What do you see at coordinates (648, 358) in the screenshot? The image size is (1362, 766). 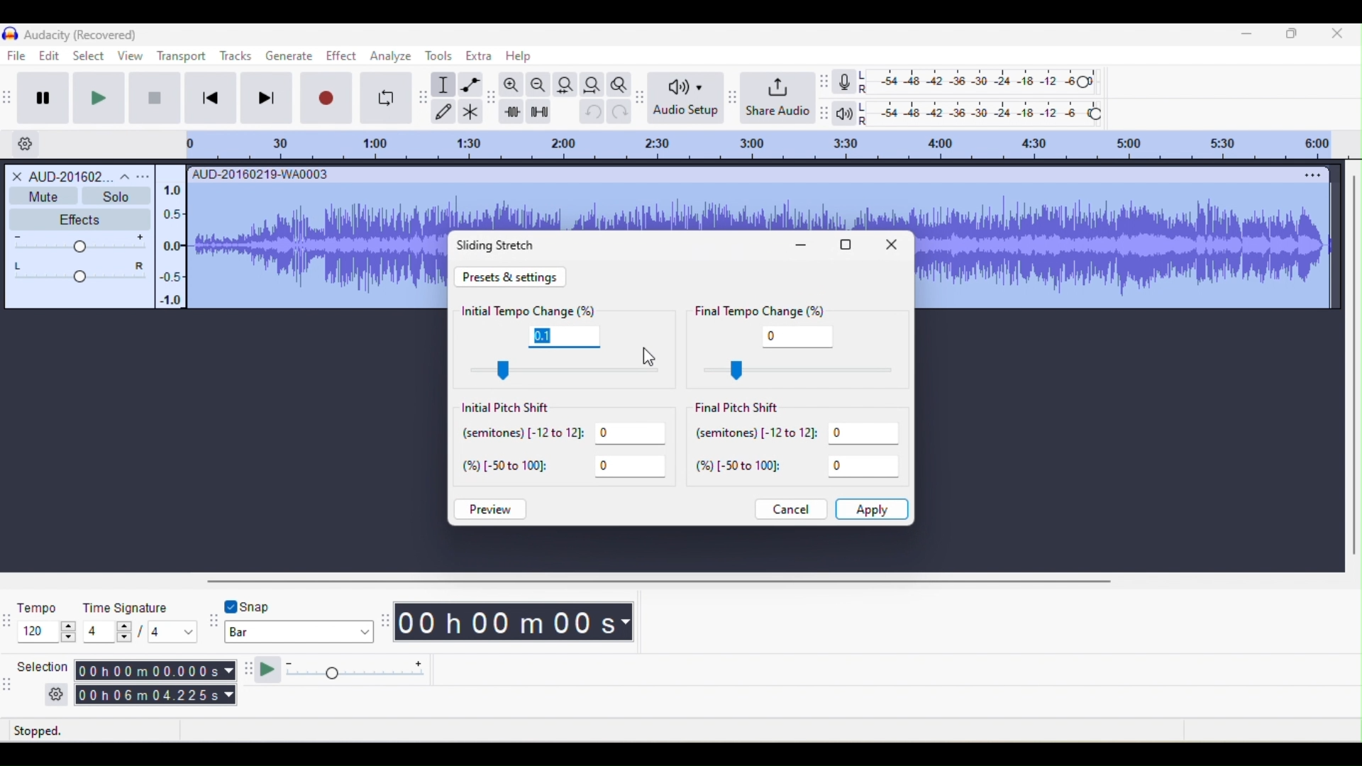 I see `cursor` at bounding box center [648, 358].